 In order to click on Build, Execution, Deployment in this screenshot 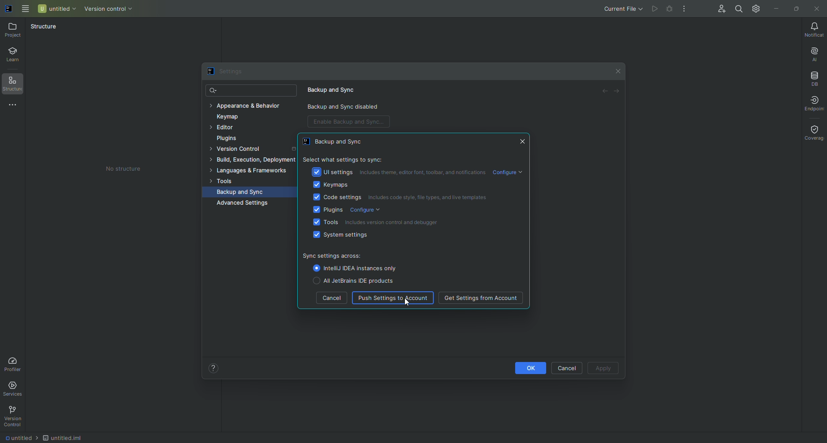, I will do `click(255, 160)`.